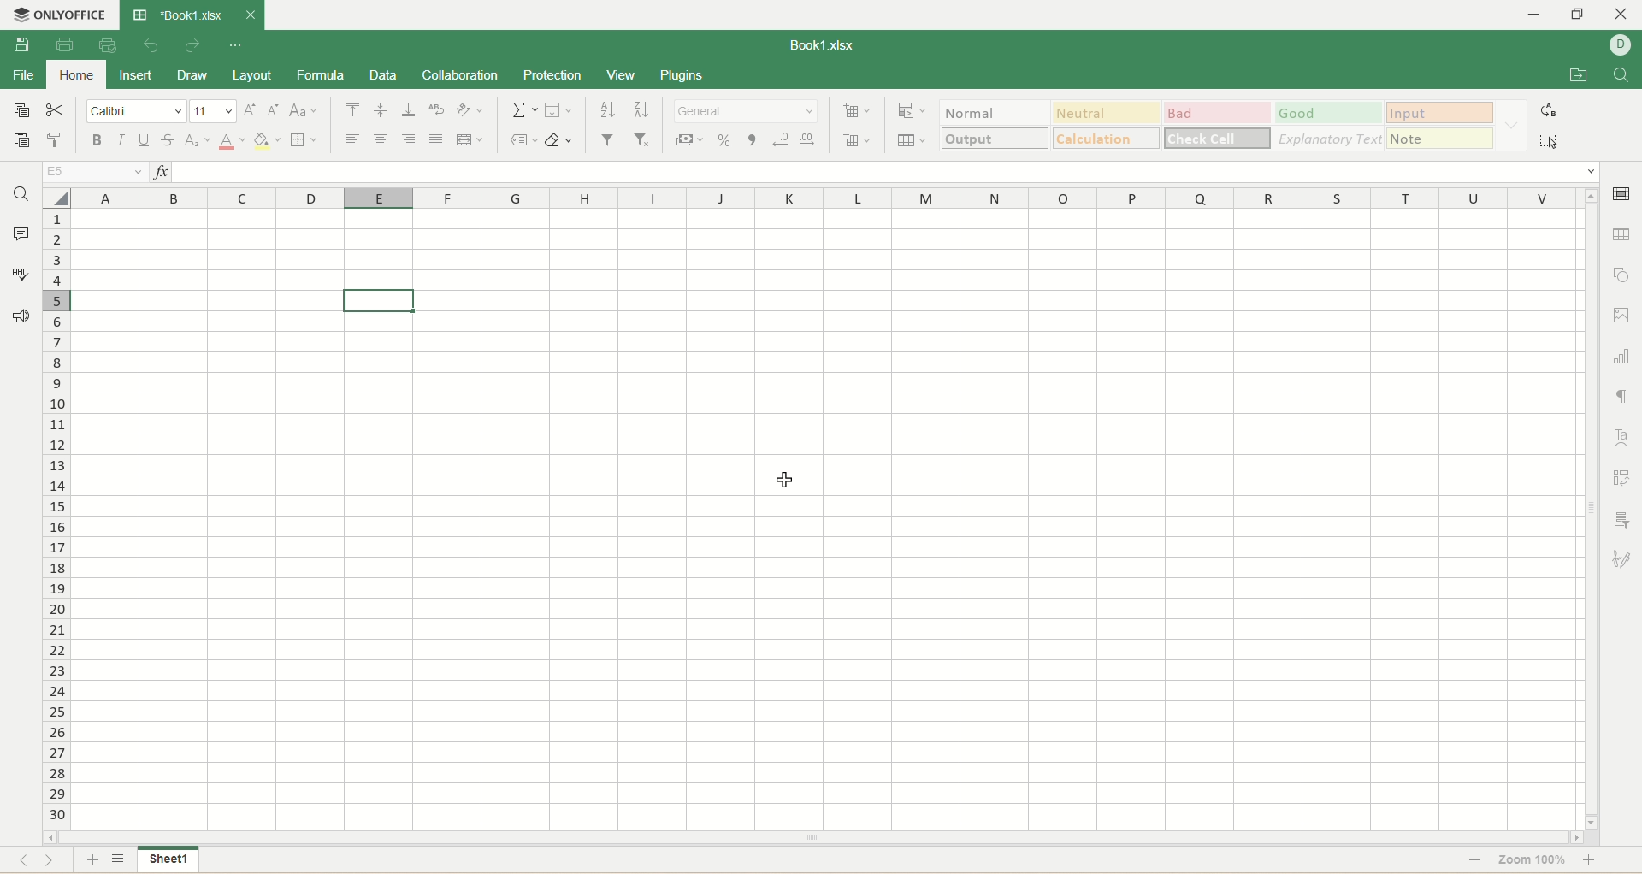  What do you see at coordinates (1621, 48) in the screenshot?
I see `username` at bounding box center [1621, 48].